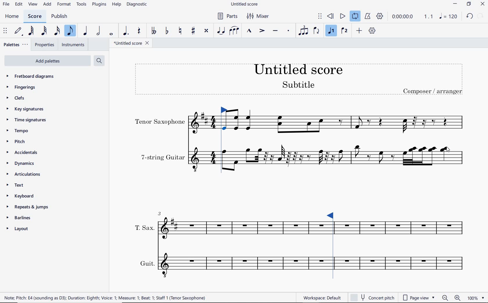 This screenshot has width=488, height=303. Describe the element at coordinates (482, 5) in the screenshot. I see `CLOSE` at that location.